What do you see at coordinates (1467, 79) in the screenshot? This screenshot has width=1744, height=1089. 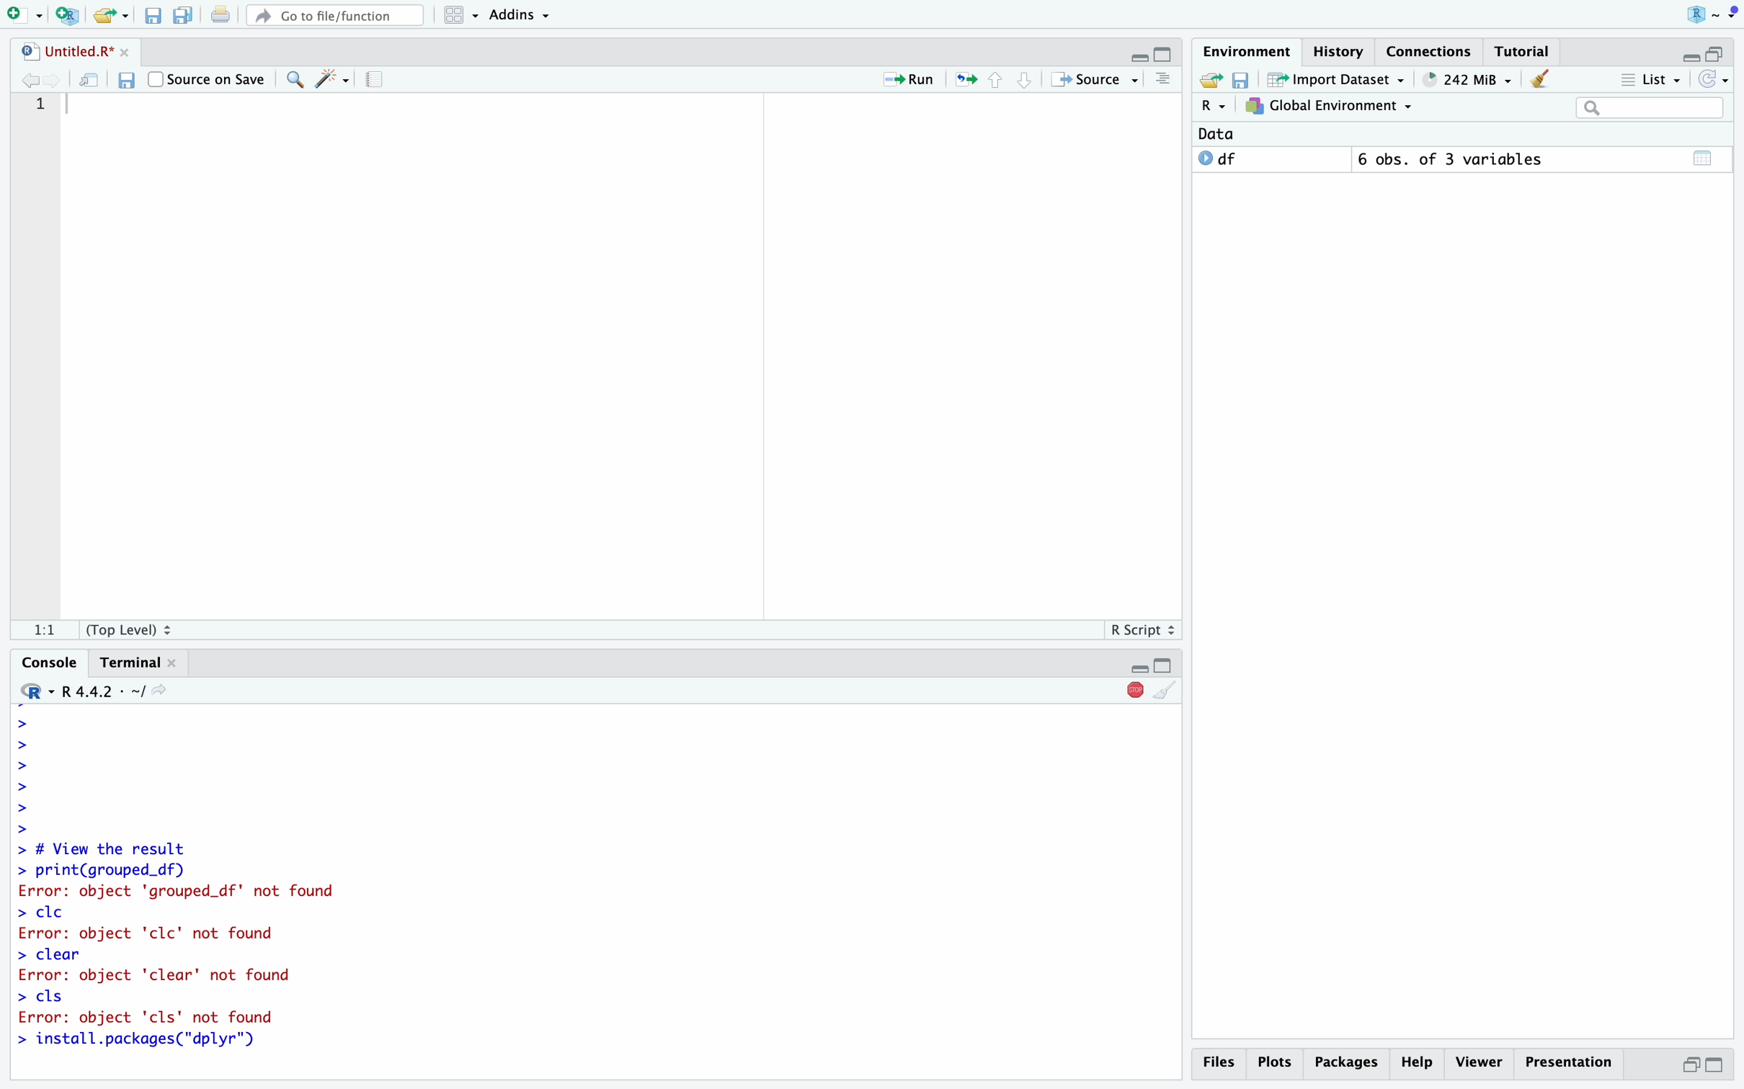 I see `248 MiB` at bounding box center [1467, 79].